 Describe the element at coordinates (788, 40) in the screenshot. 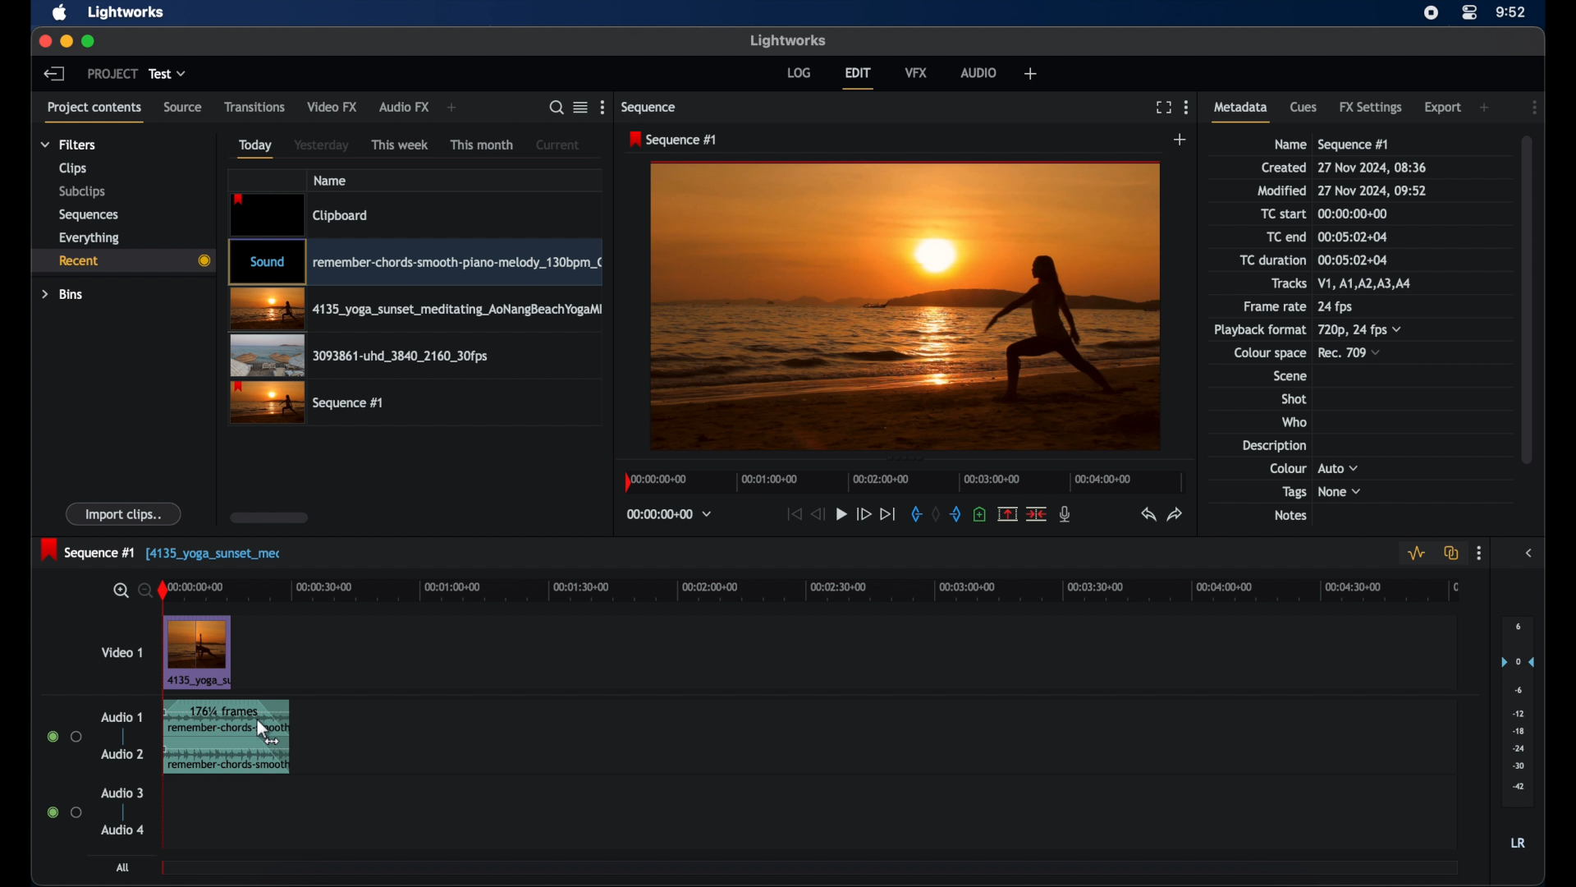

I see `lightworks` at that location.